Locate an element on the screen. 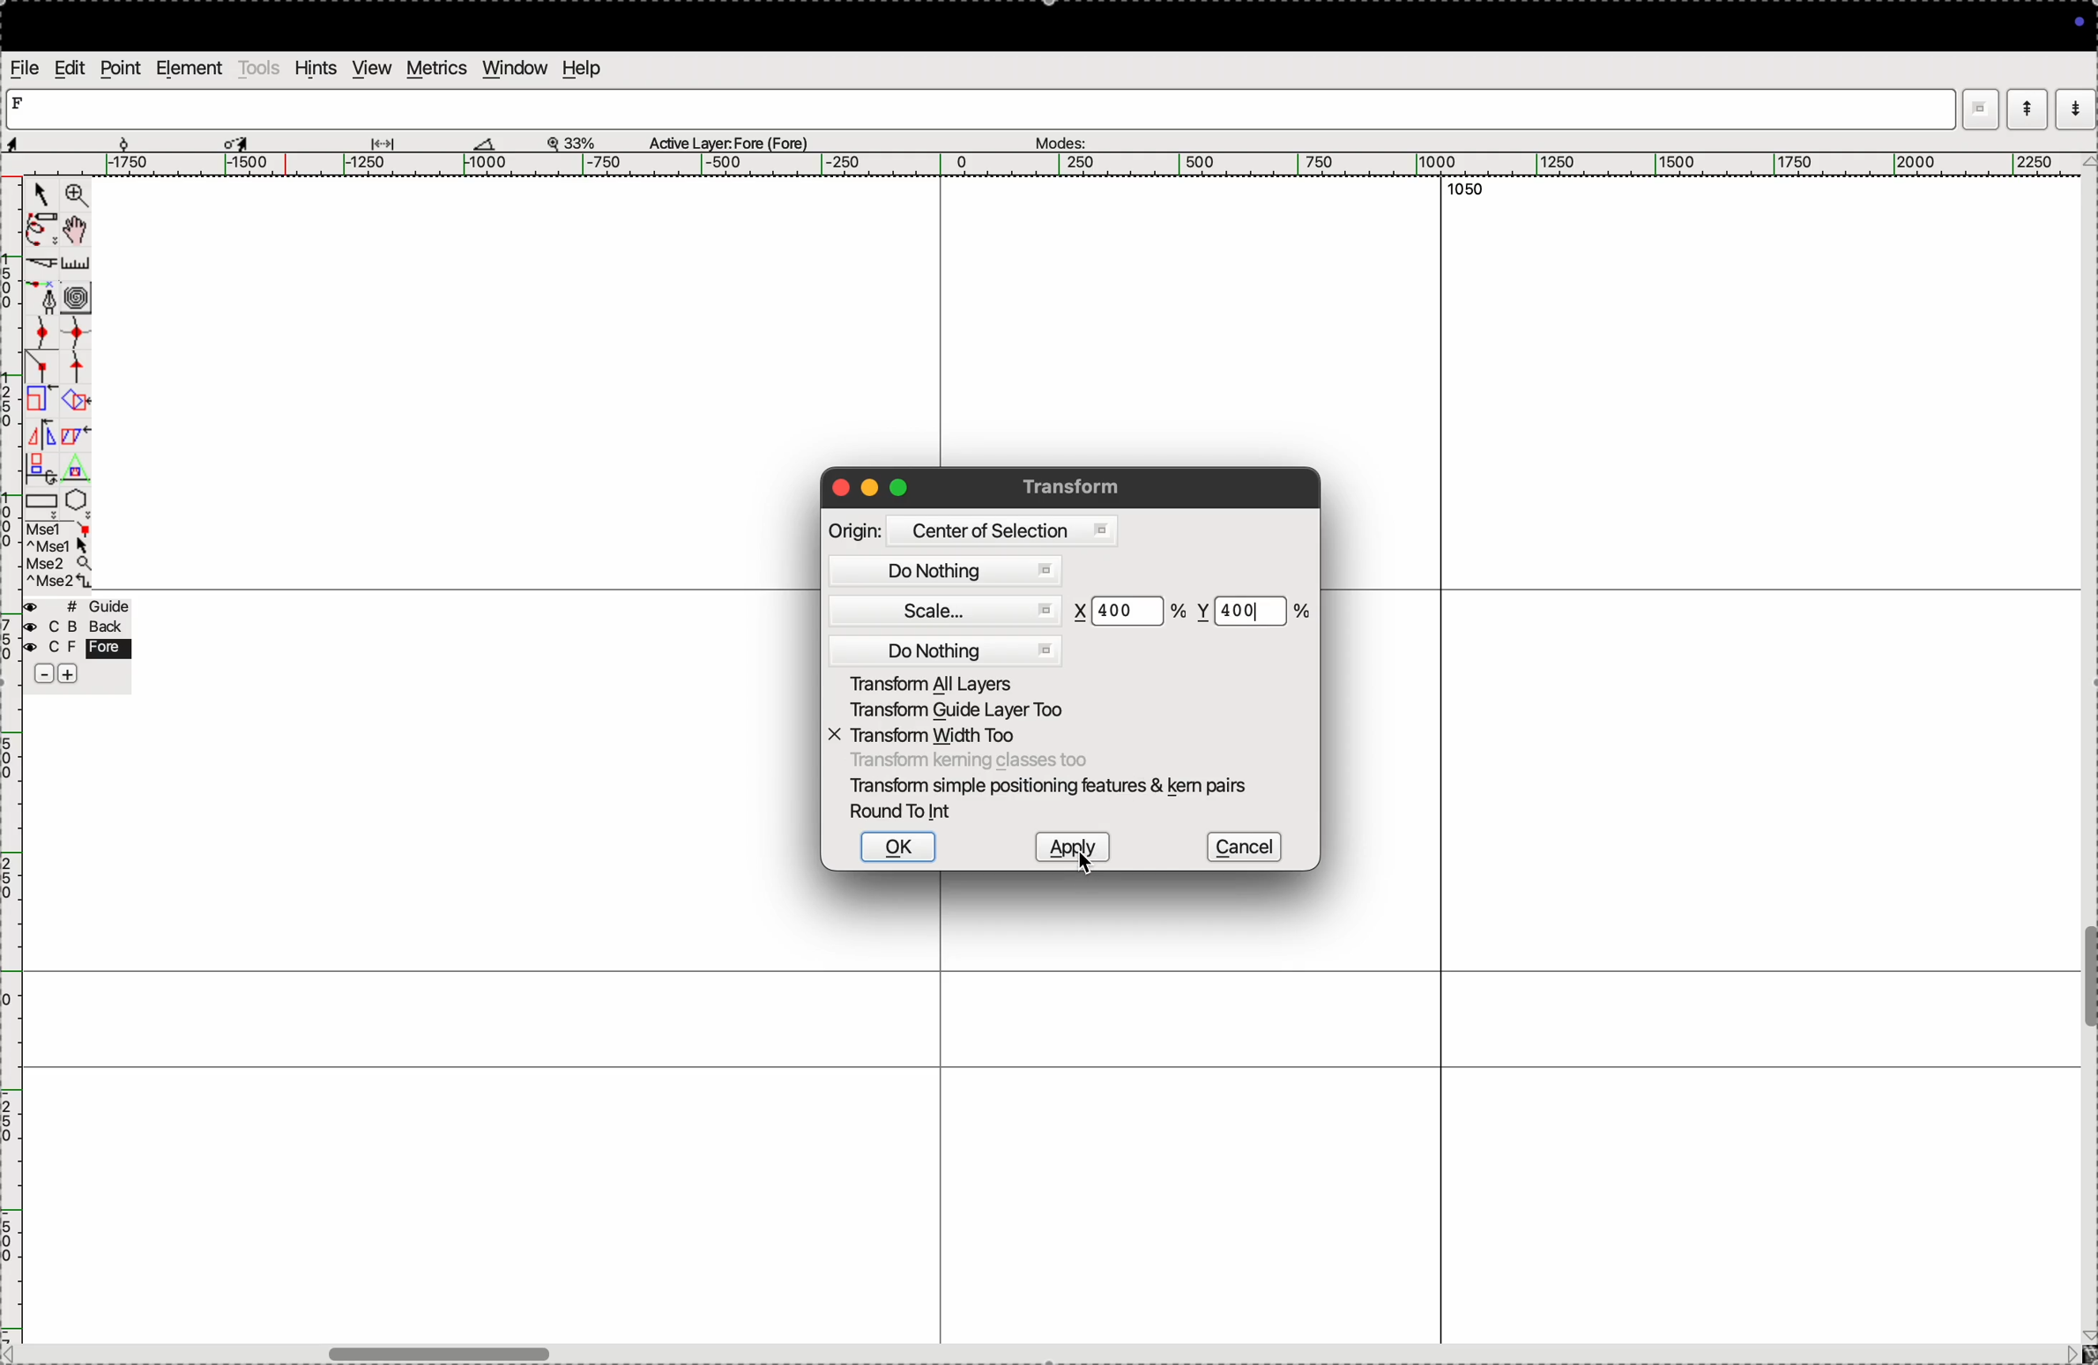 The height and width of the screenshot is (1365, 2098). ok is located at coordinates (897, 847).